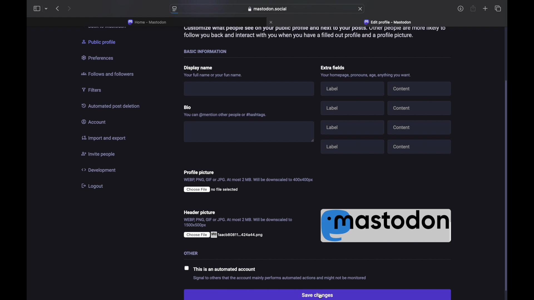 This screenshot has width=534, height=300. What do you see at coordinates (249, 132) in the screenshot?
I see `blank box` at bounding box center [249, 132].